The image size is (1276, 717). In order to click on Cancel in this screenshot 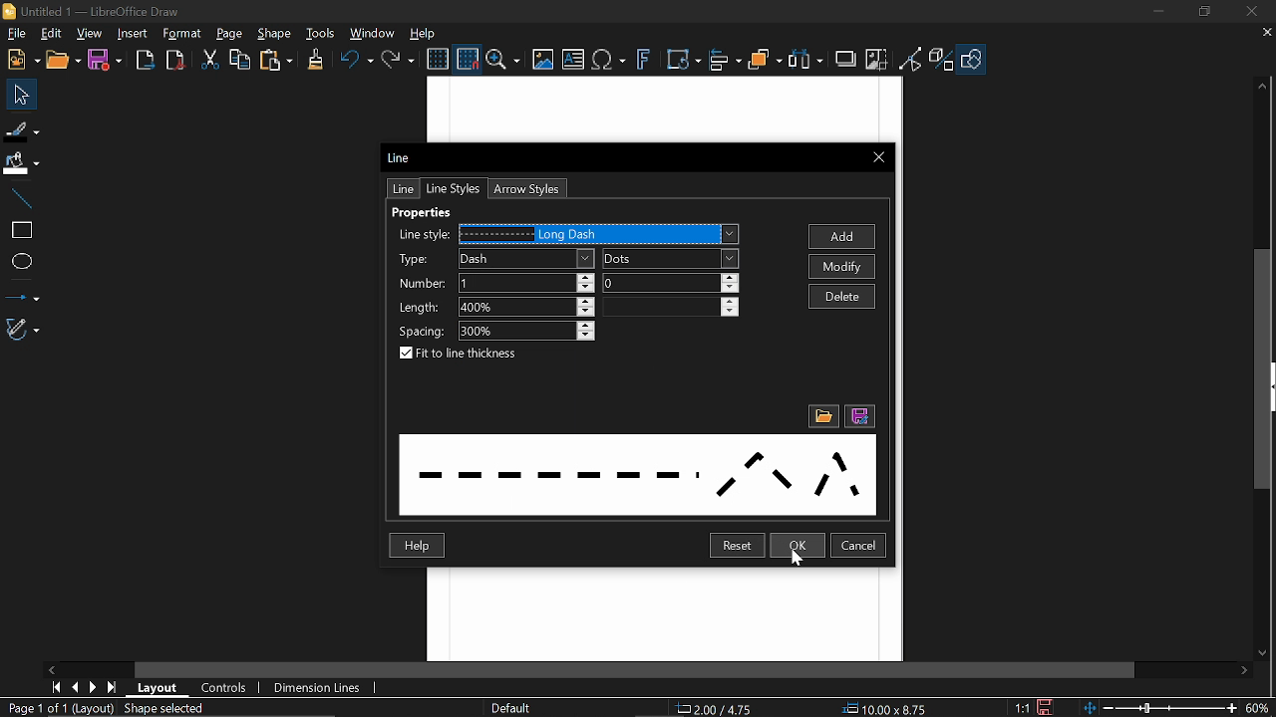, I will do `click(860, 546)`.